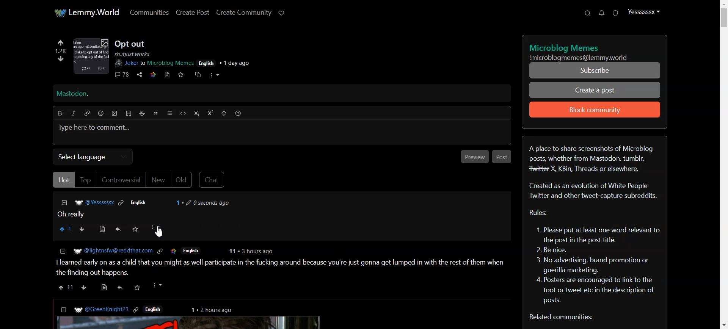  What do you see at coordinates (121, 288) in the screenshot?
I see `reply` at bounding box center [121, 288].